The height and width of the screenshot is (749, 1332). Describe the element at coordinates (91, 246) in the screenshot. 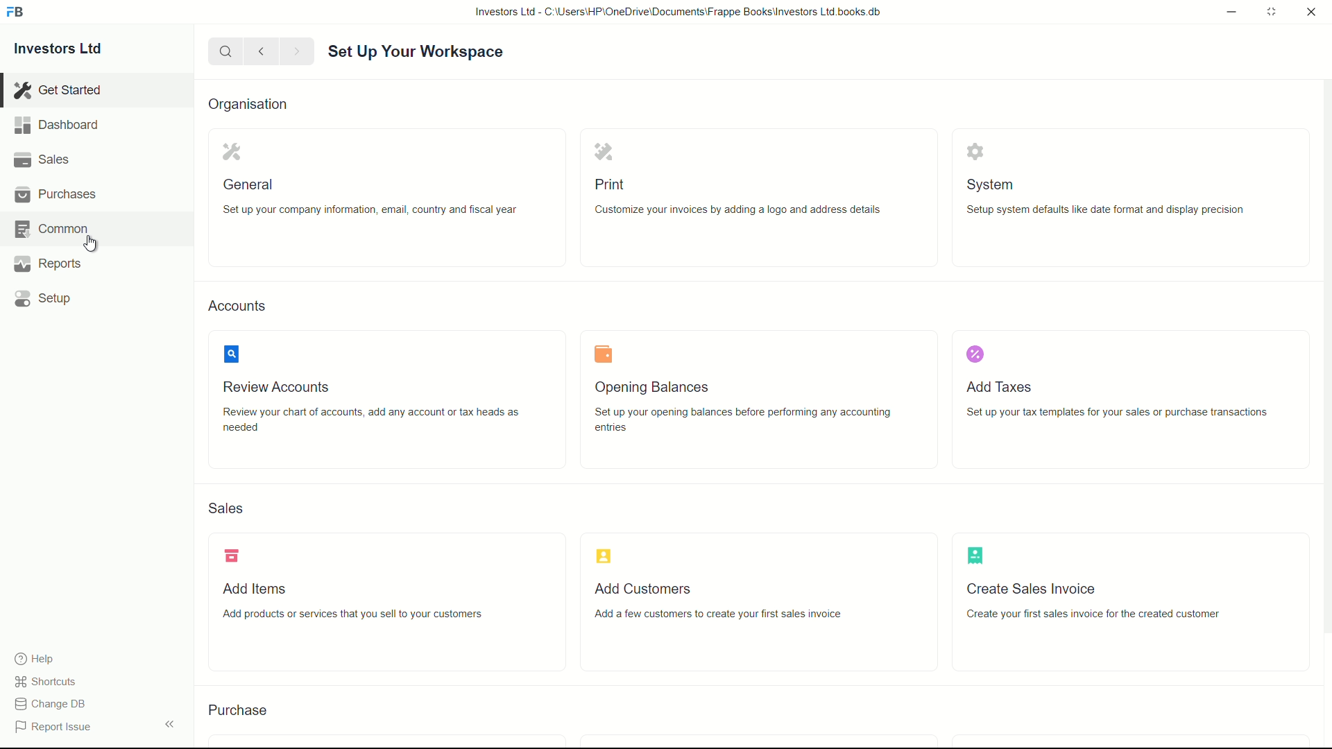

I see `cursor` at that location.